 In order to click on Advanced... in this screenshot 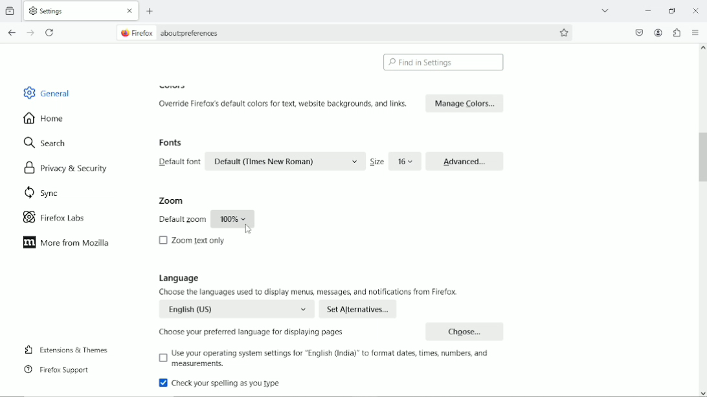, I will do `click(465, 160)`.